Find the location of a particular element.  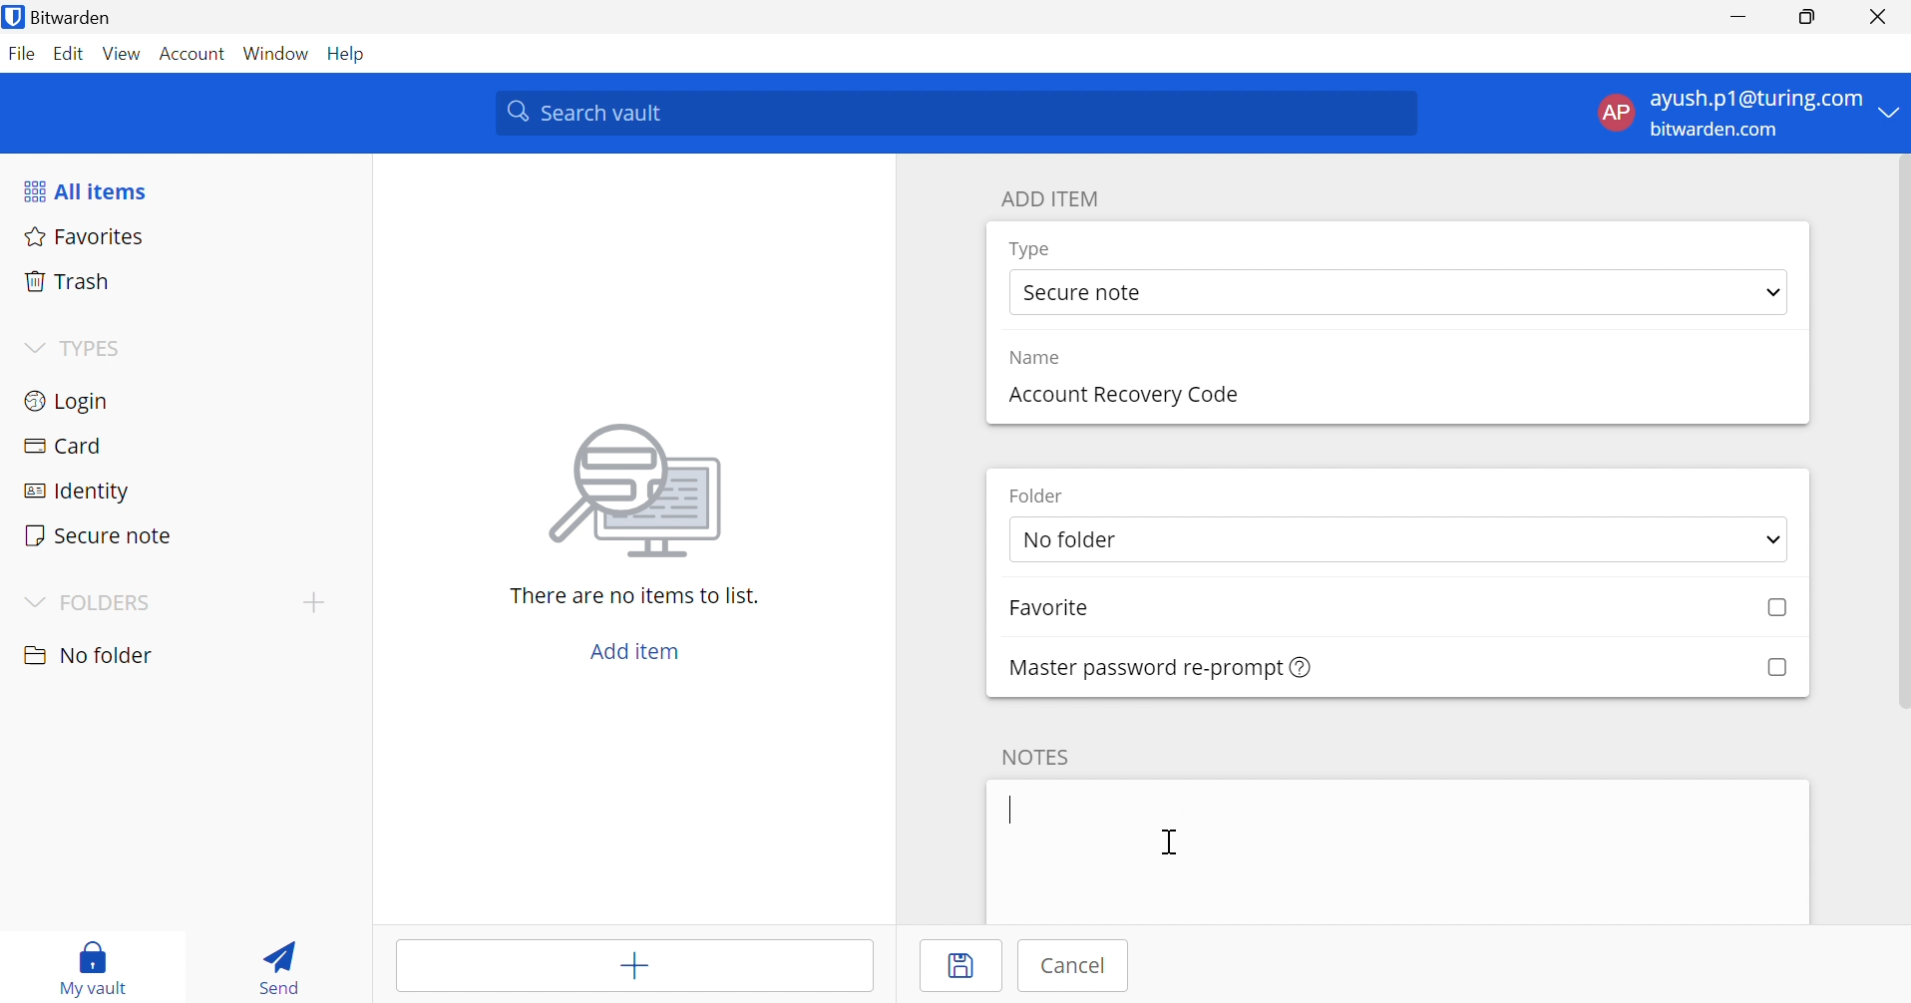

No folder is located at coordinates (92, 655).